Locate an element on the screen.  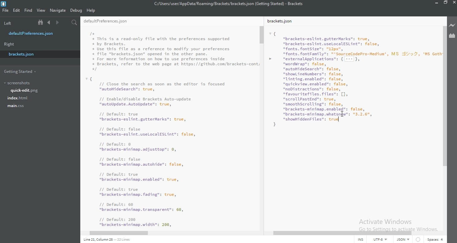
close is located at coordinates (454, 4).